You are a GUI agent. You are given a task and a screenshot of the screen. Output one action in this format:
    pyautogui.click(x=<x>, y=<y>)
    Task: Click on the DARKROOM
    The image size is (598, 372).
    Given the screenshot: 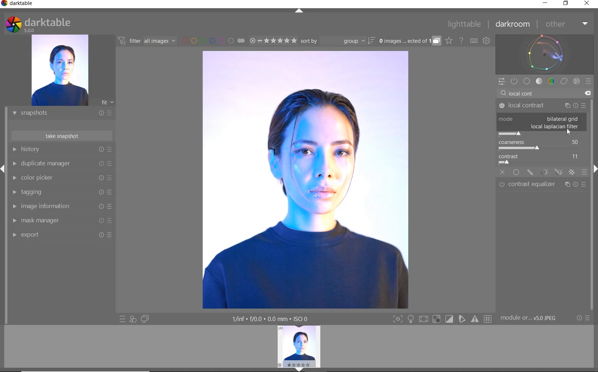 What is the action you would take?
    pyautogui.click(x=513, y=25)
    